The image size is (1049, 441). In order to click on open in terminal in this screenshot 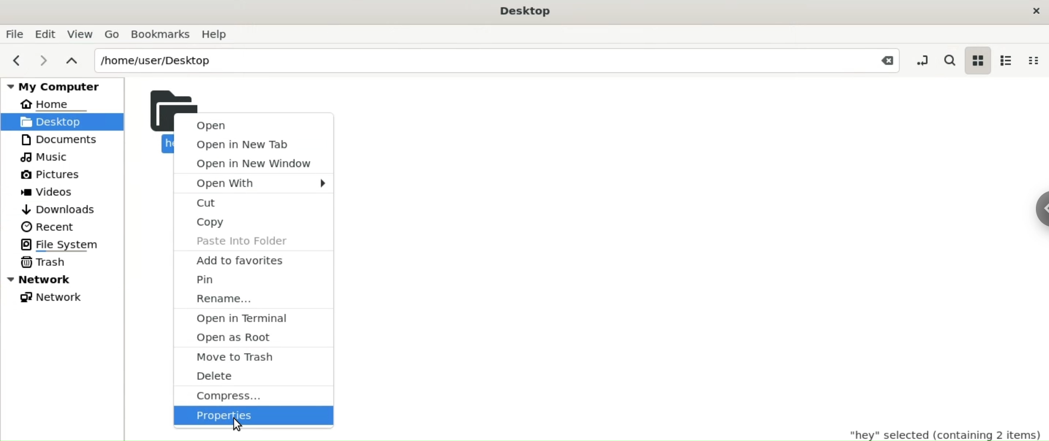, I will do `click(252, 318)`.